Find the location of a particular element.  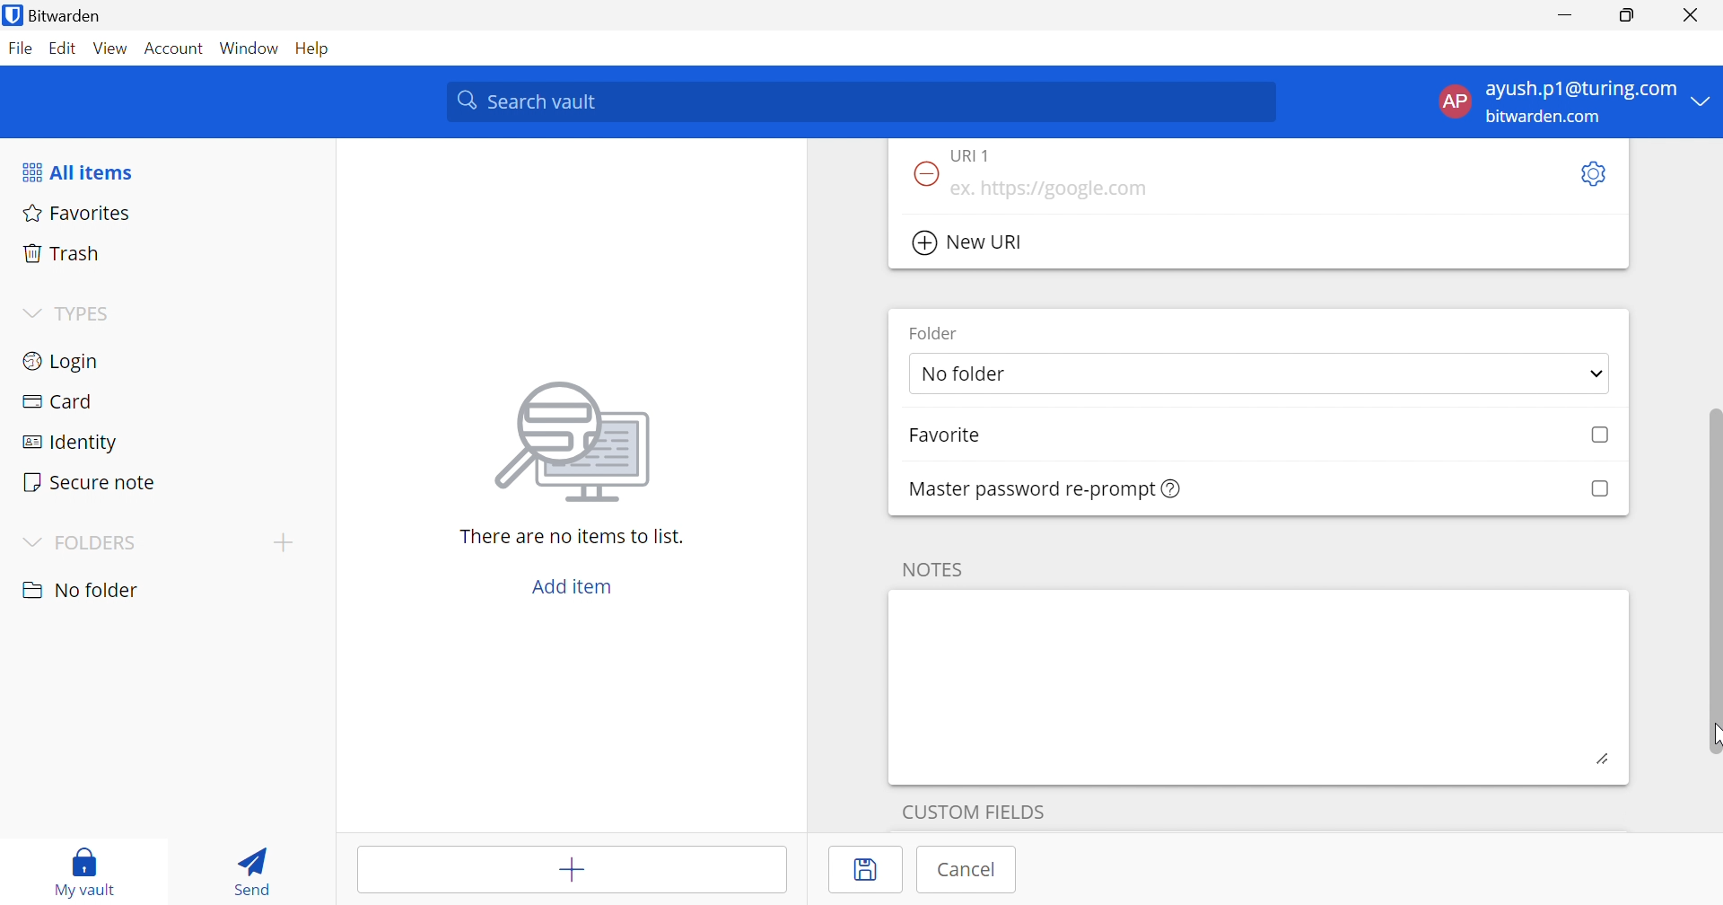

Close is located at coordinates (1694, 15).